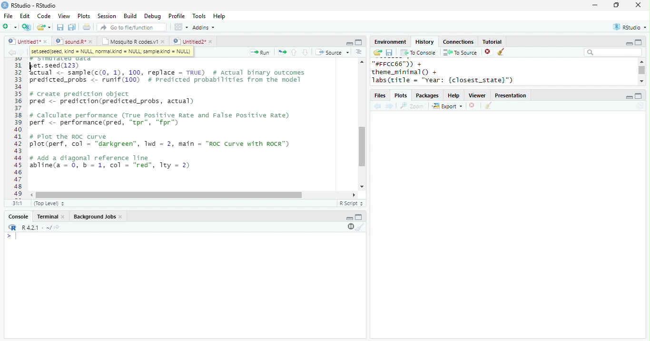 This screenshot has height=341, width=650. What do you see at coordinates (352, 195) in the screenshot?
I see `scroll right` at bounding box center [352, 195].